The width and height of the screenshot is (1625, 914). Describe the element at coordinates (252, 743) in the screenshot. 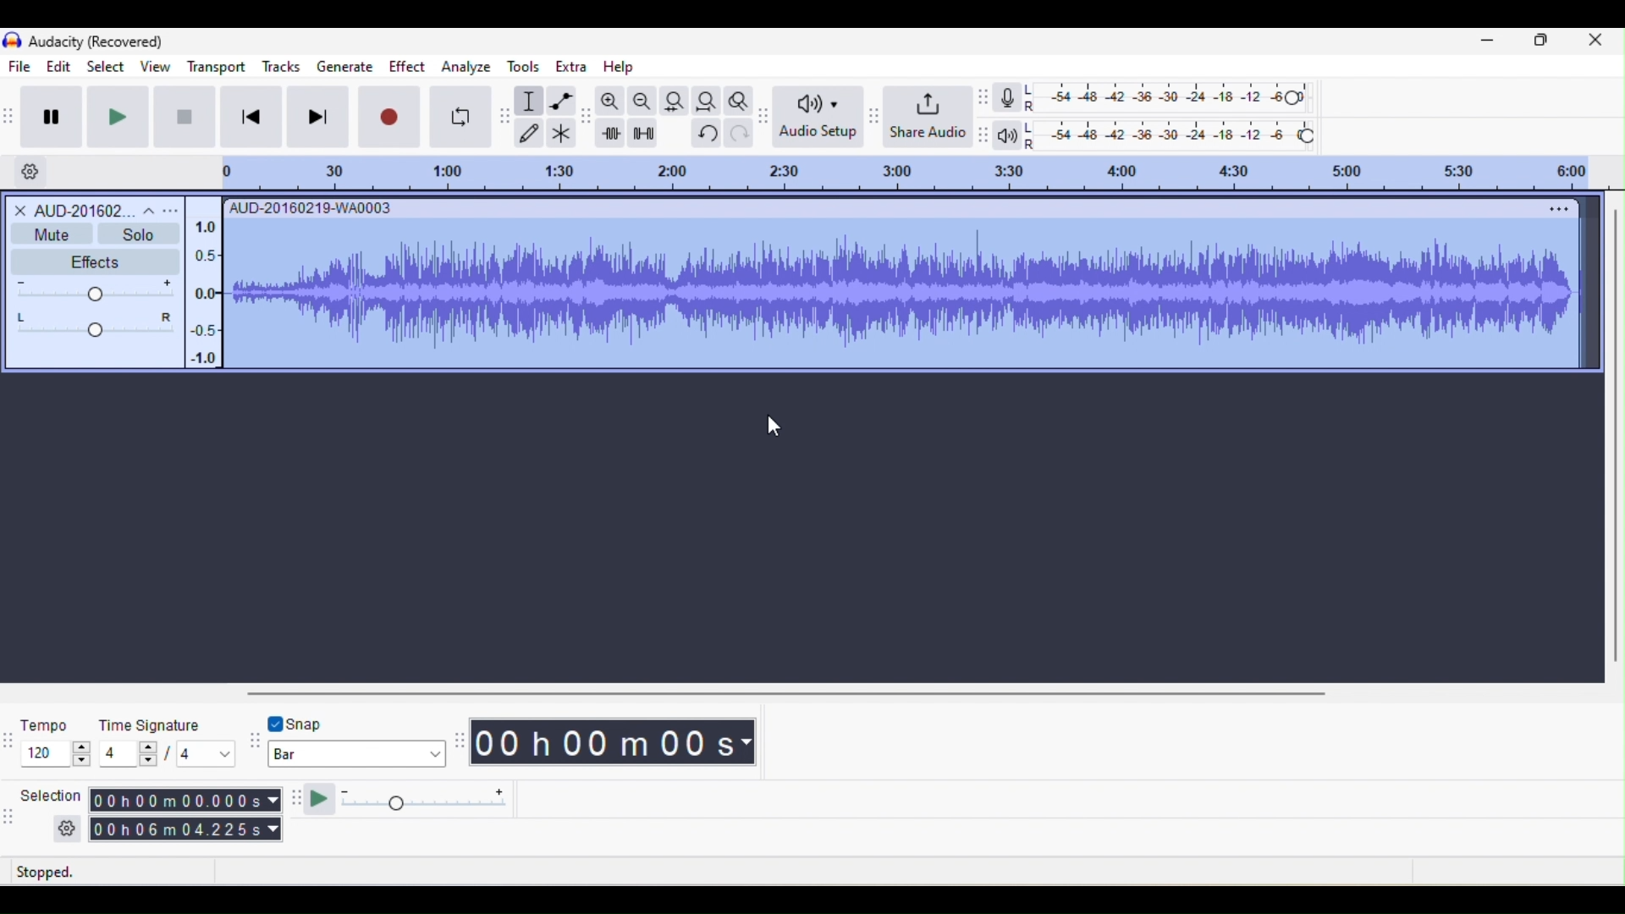

I see `audacity snapping toolbar` at that location.